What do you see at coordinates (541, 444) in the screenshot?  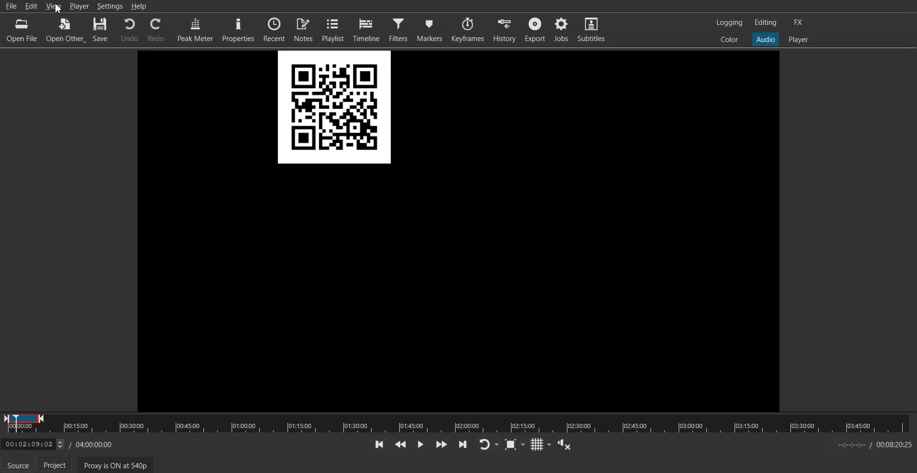 I see `Toggle grid display on the player` at bounding box center [541, 444].